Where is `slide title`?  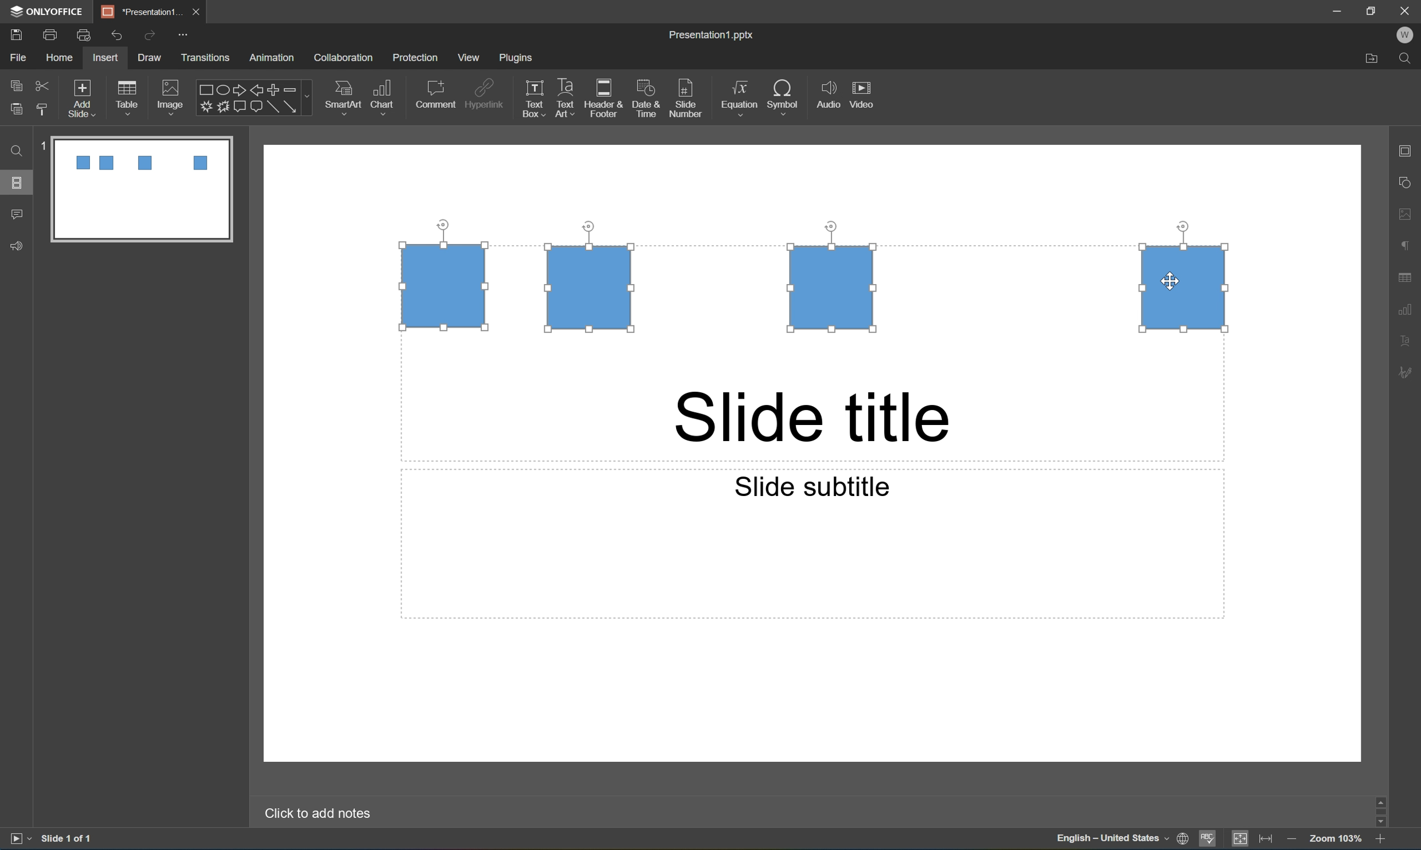 slide title is located at coordinates (812, 418).